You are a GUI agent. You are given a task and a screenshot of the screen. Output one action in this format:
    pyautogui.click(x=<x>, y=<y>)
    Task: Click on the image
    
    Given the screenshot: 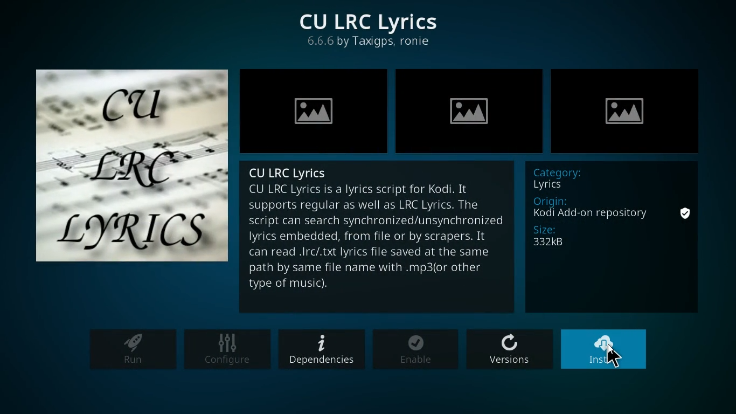 What is the action you would take?
    pyautogui.click(x=314, y=108)
    